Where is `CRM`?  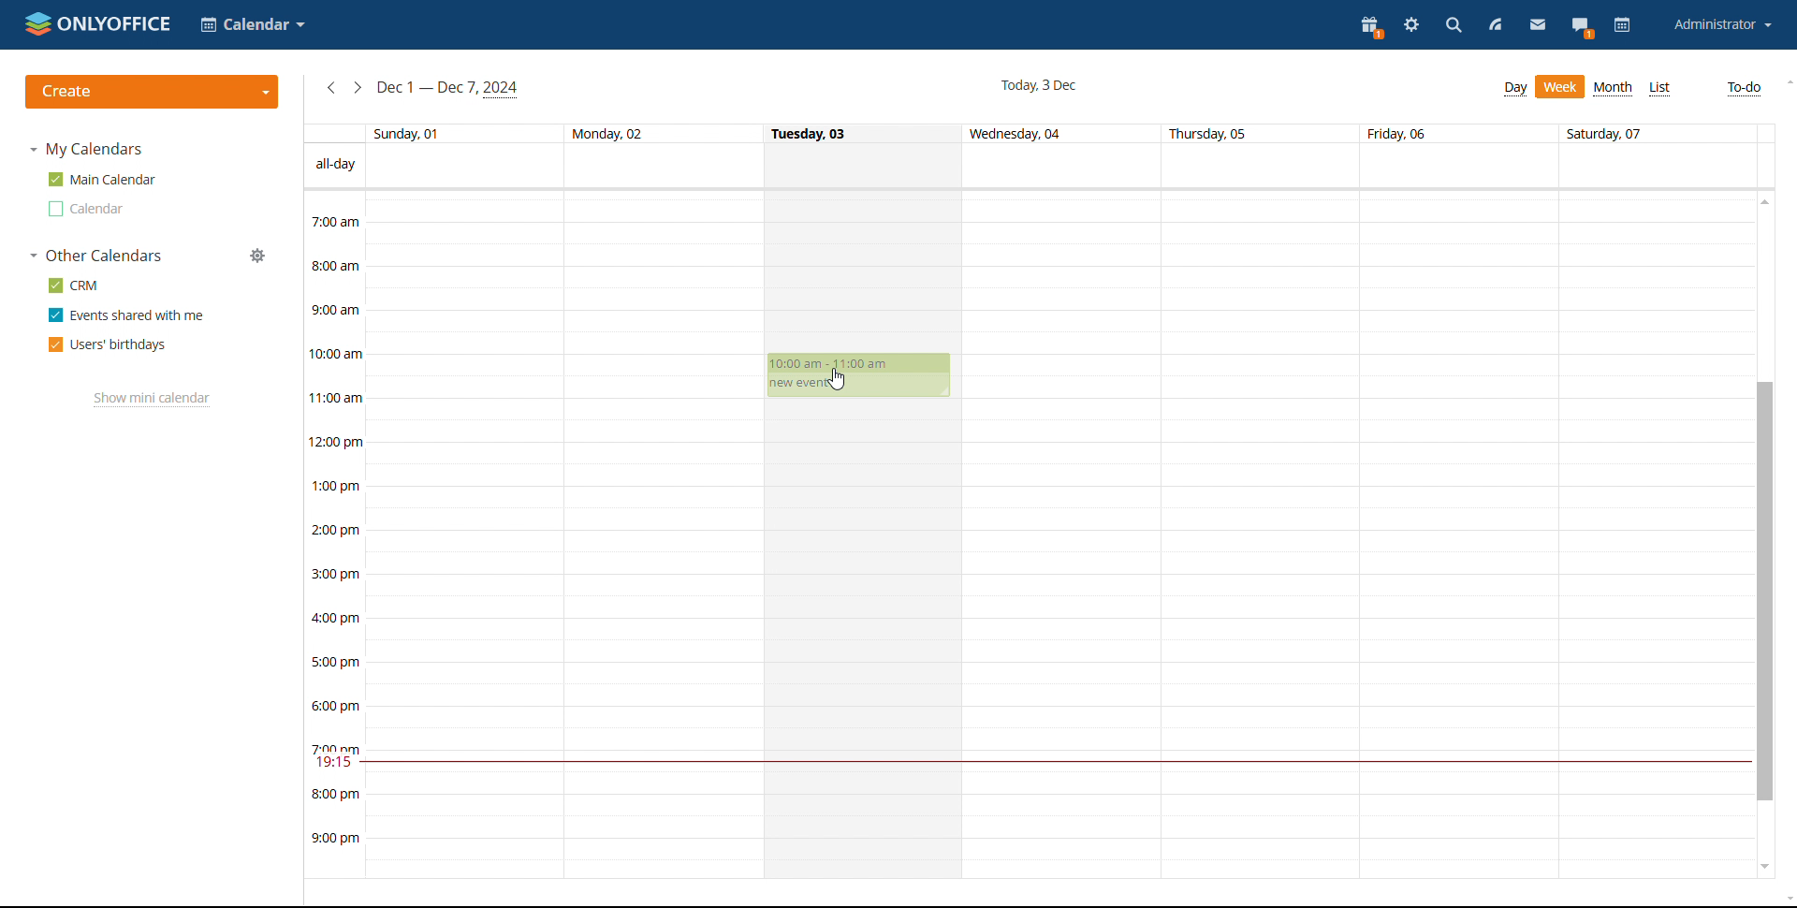
CRM is located at coordinates (73, 286).